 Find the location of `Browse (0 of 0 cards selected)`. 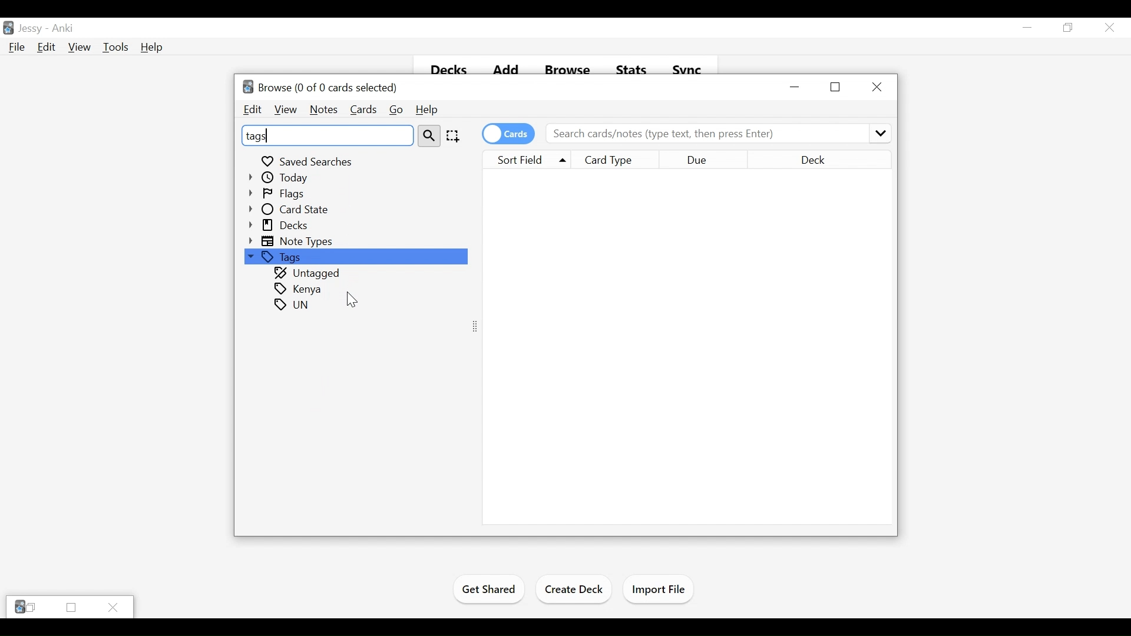

Browse (0 of 0 cards selected) is located at coordinates (321, 88).